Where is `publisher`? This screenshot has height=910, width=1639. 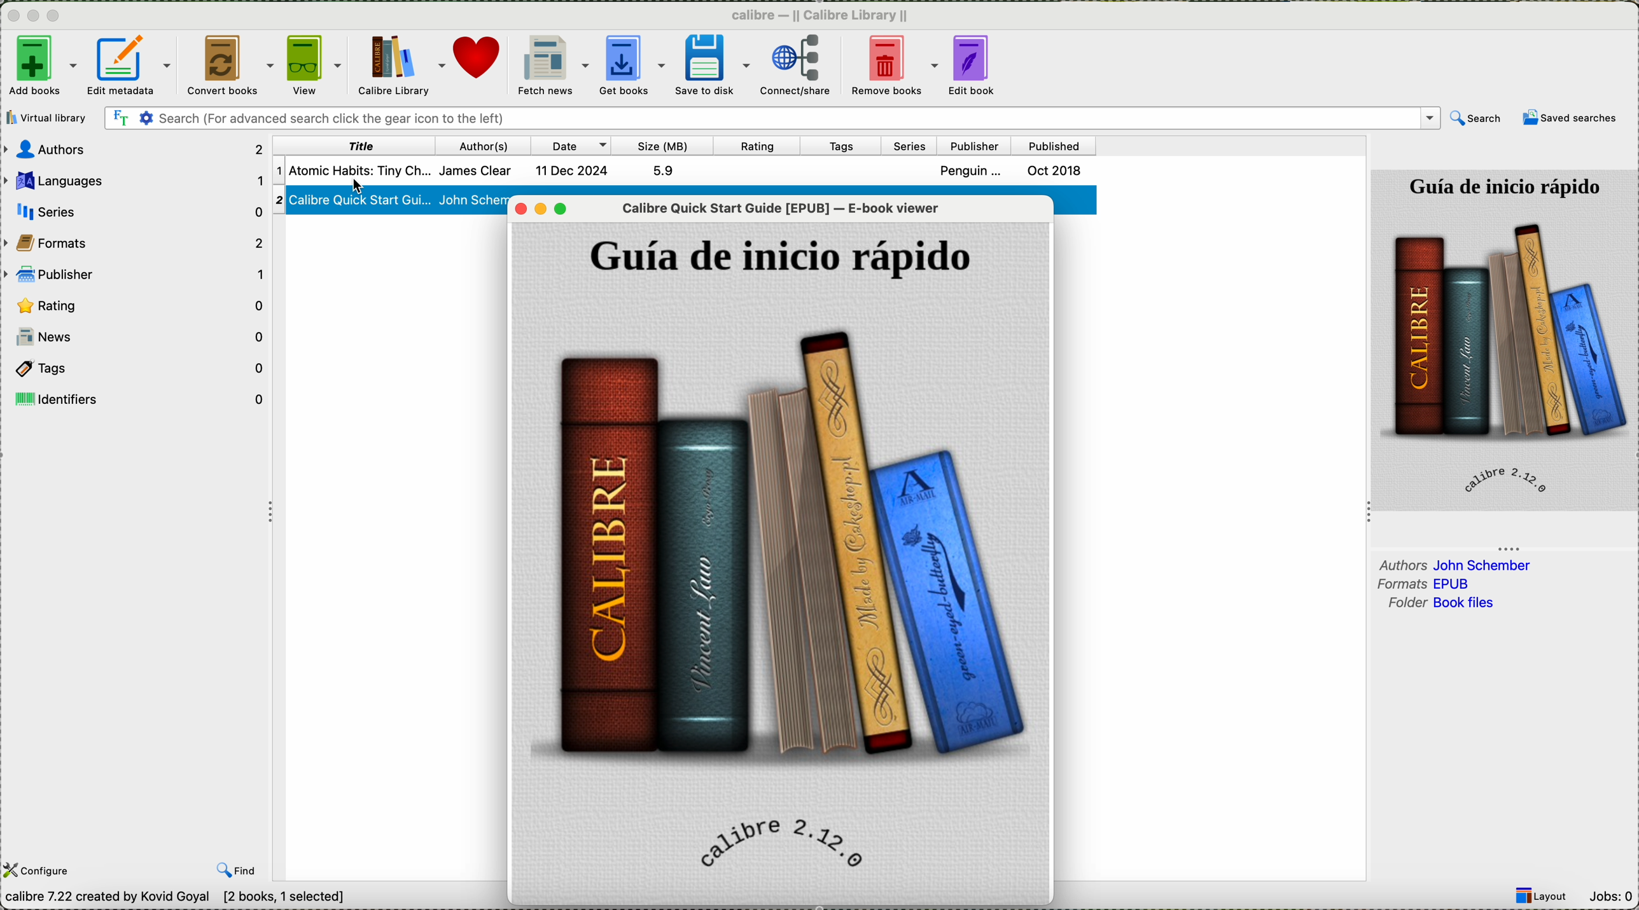
publisher is located at coordinates (136, 271).